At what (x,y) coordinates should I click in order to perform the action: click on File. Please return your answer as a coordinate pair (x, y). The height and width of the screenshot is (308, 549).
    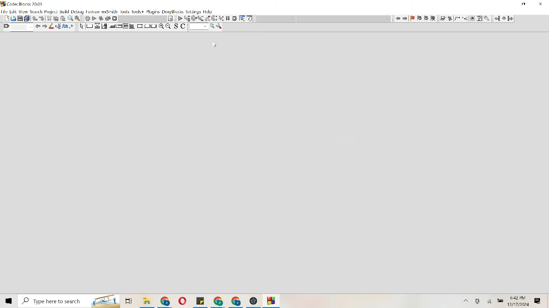
    Looking at the image, I should click on (200, 301).